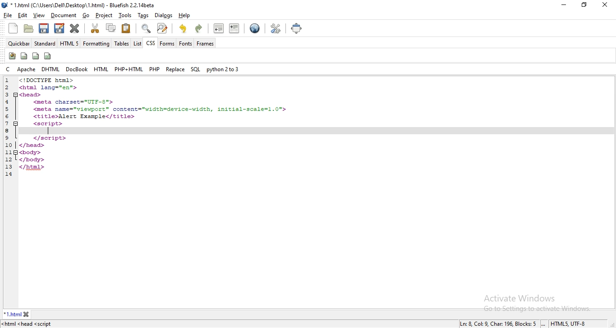  Describe the element at coordinates (51, 68) in the screenshot. I see `dhtml` at that location.